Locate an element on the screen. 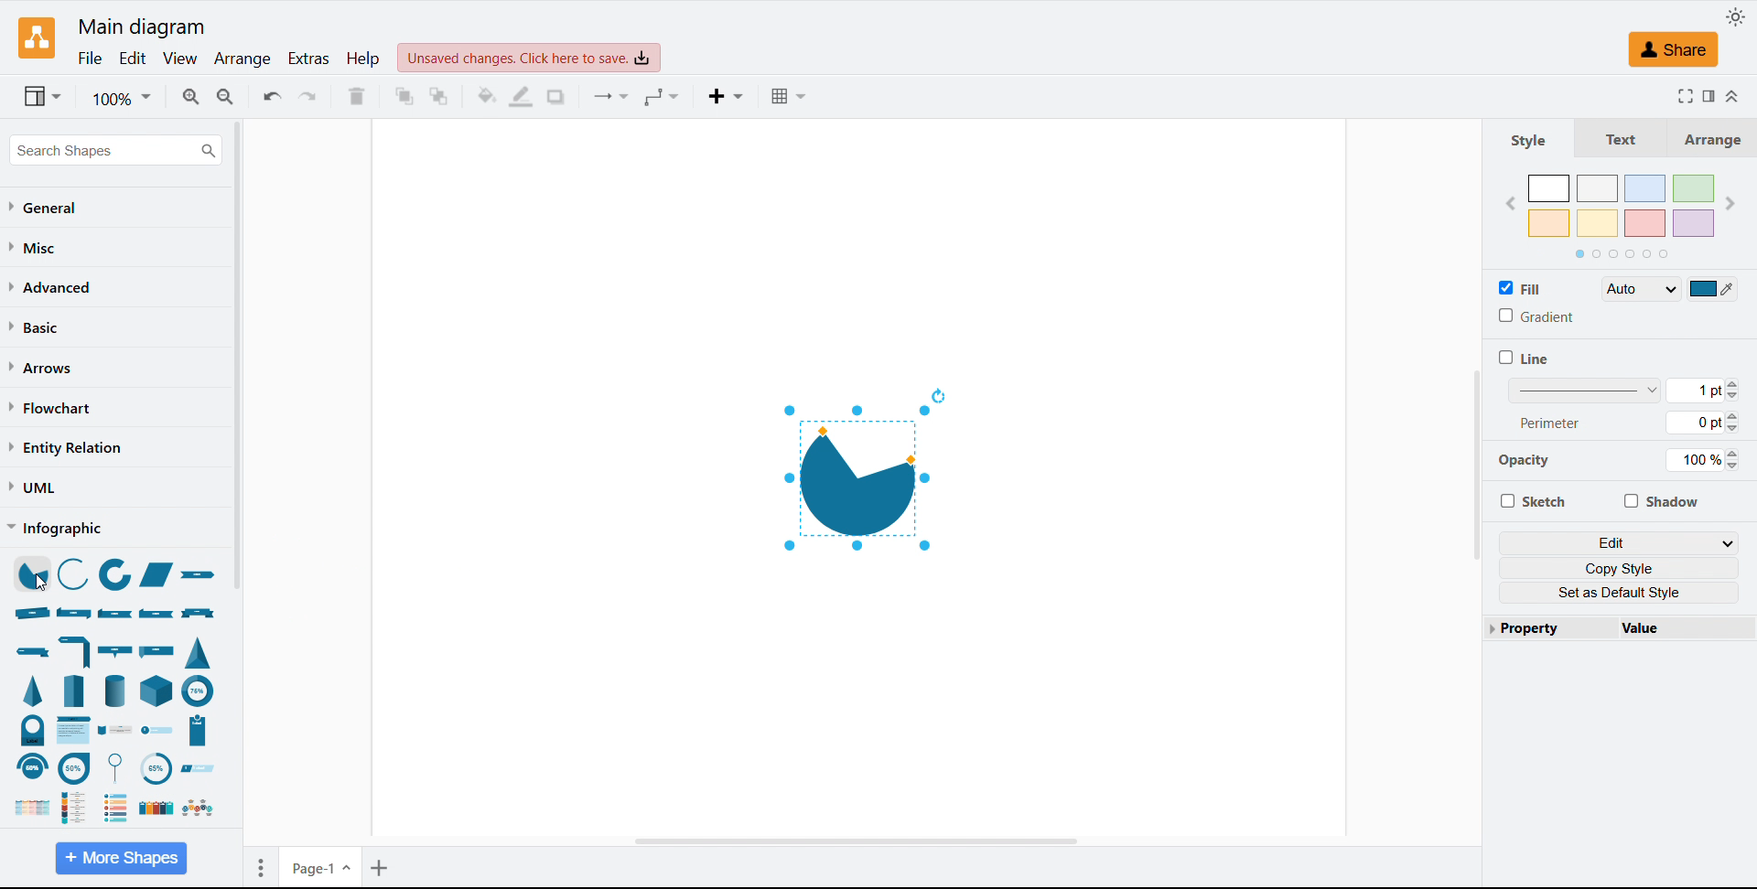 The width and height of the screenshot is (1757, 889). help  is located at coordinates (363, 59).